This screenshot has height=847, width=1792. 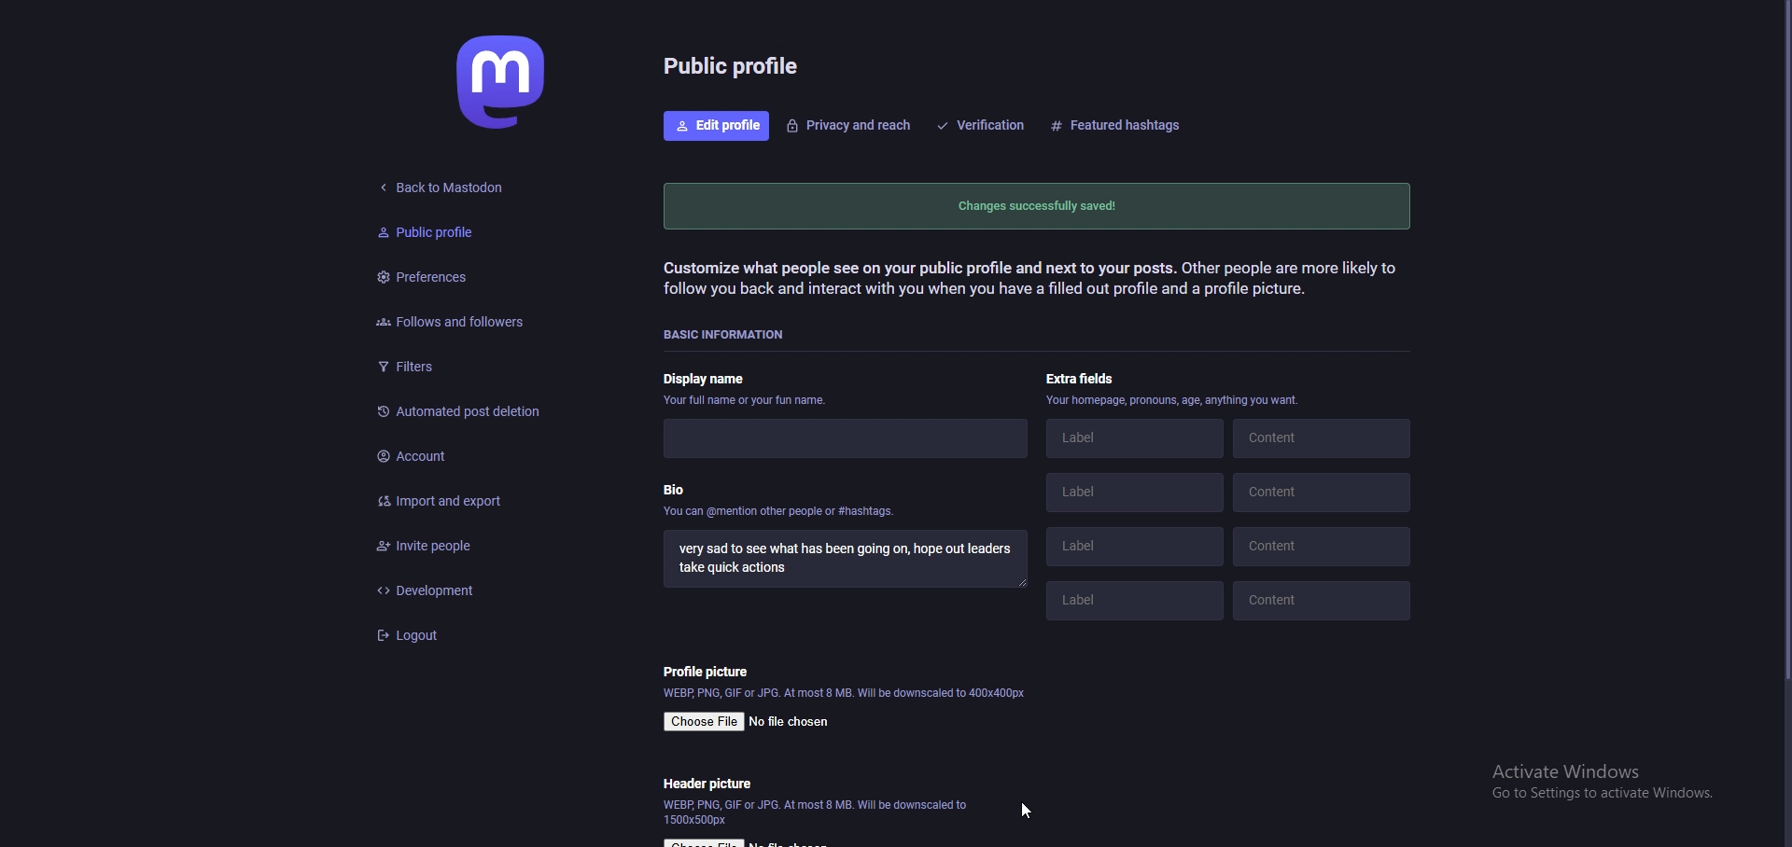 What do you see at coordinates (472, 413) in the screenshot?
I see `automated post deletion` at bounding box center [472, 413].